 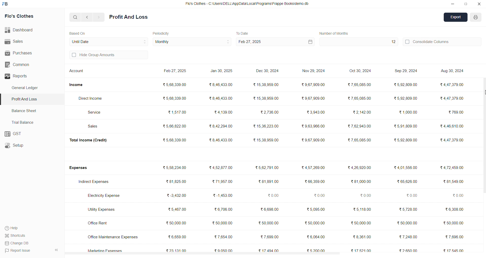 What do you see at coordinates (25, 53) in the screenshot?
I see `Purchases` at bounding box center [25, 53].